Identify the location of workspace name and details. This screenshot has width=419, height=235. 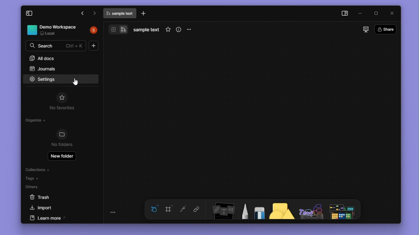
(53, 30).